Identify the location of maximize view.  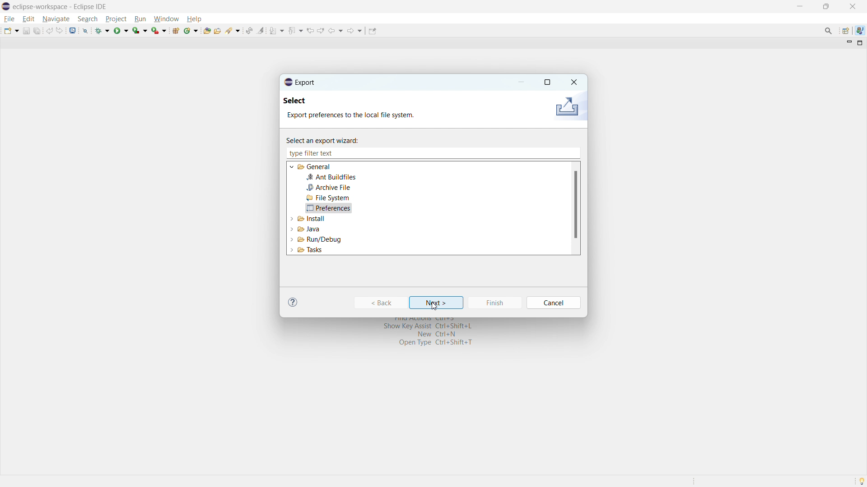
(860, 43).